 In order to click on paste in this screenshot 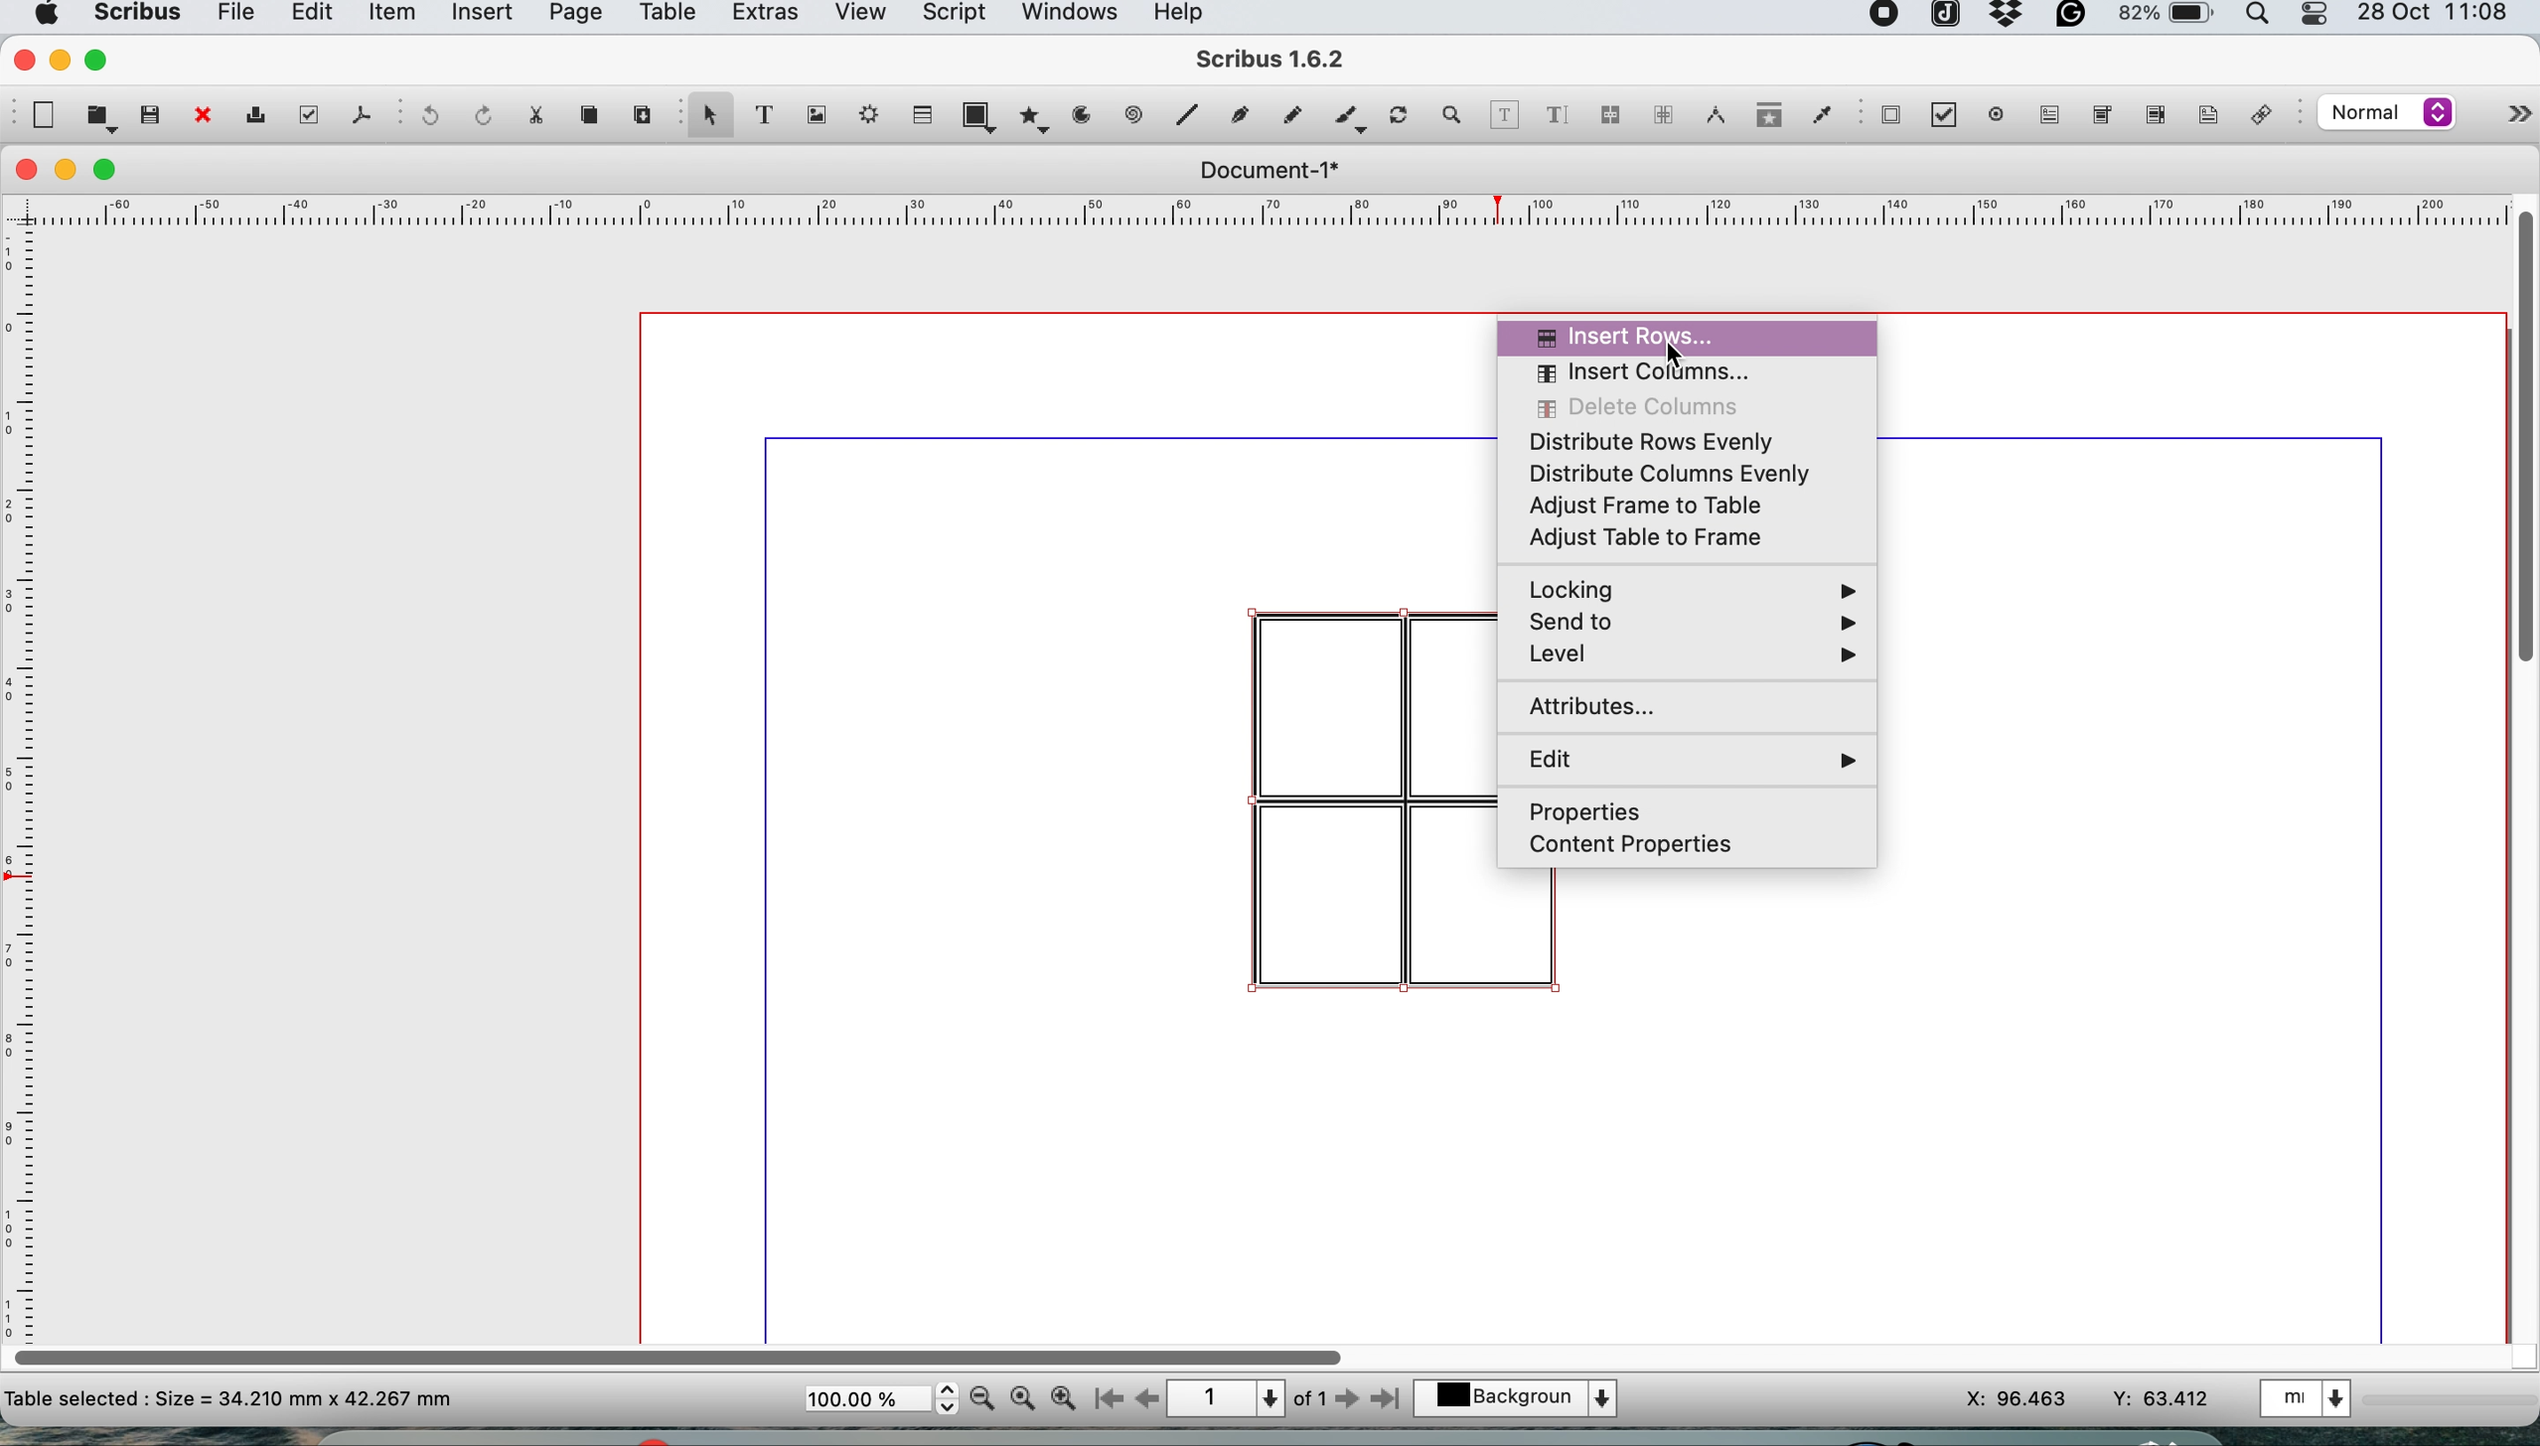, I will do `click(640, 111)`.